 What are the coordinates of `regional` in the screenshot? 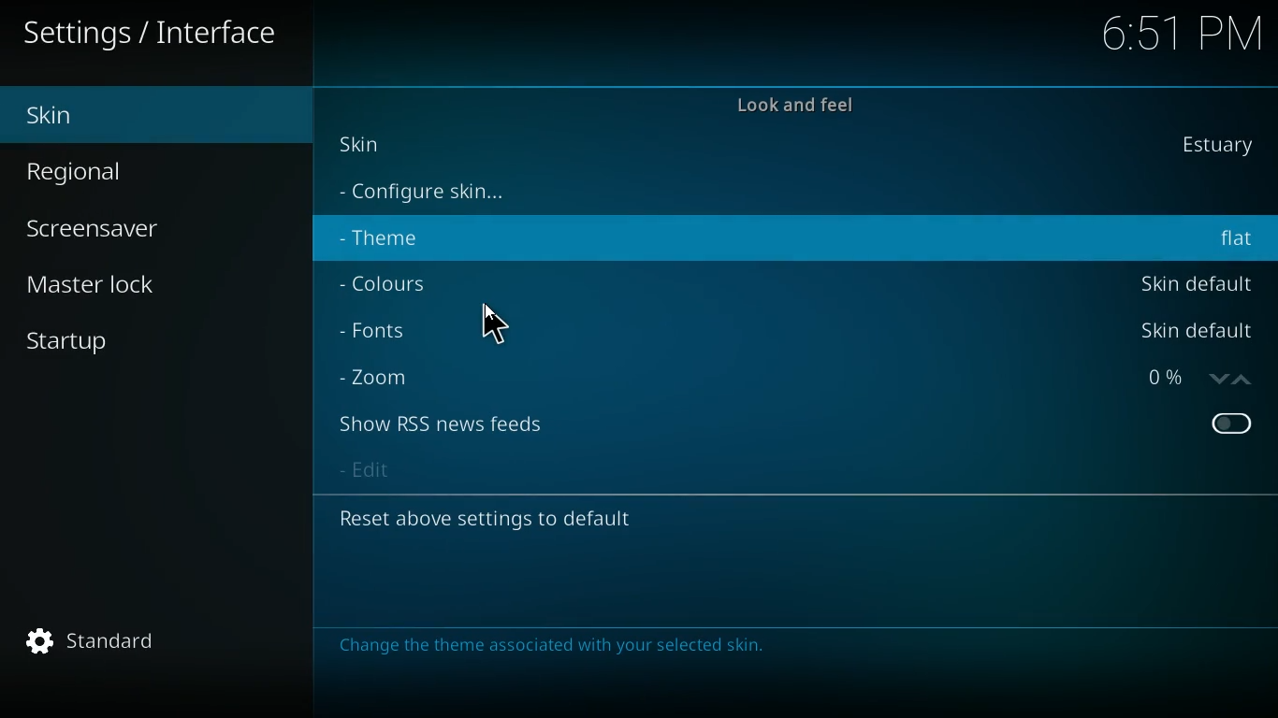 It's located at (134, 173).